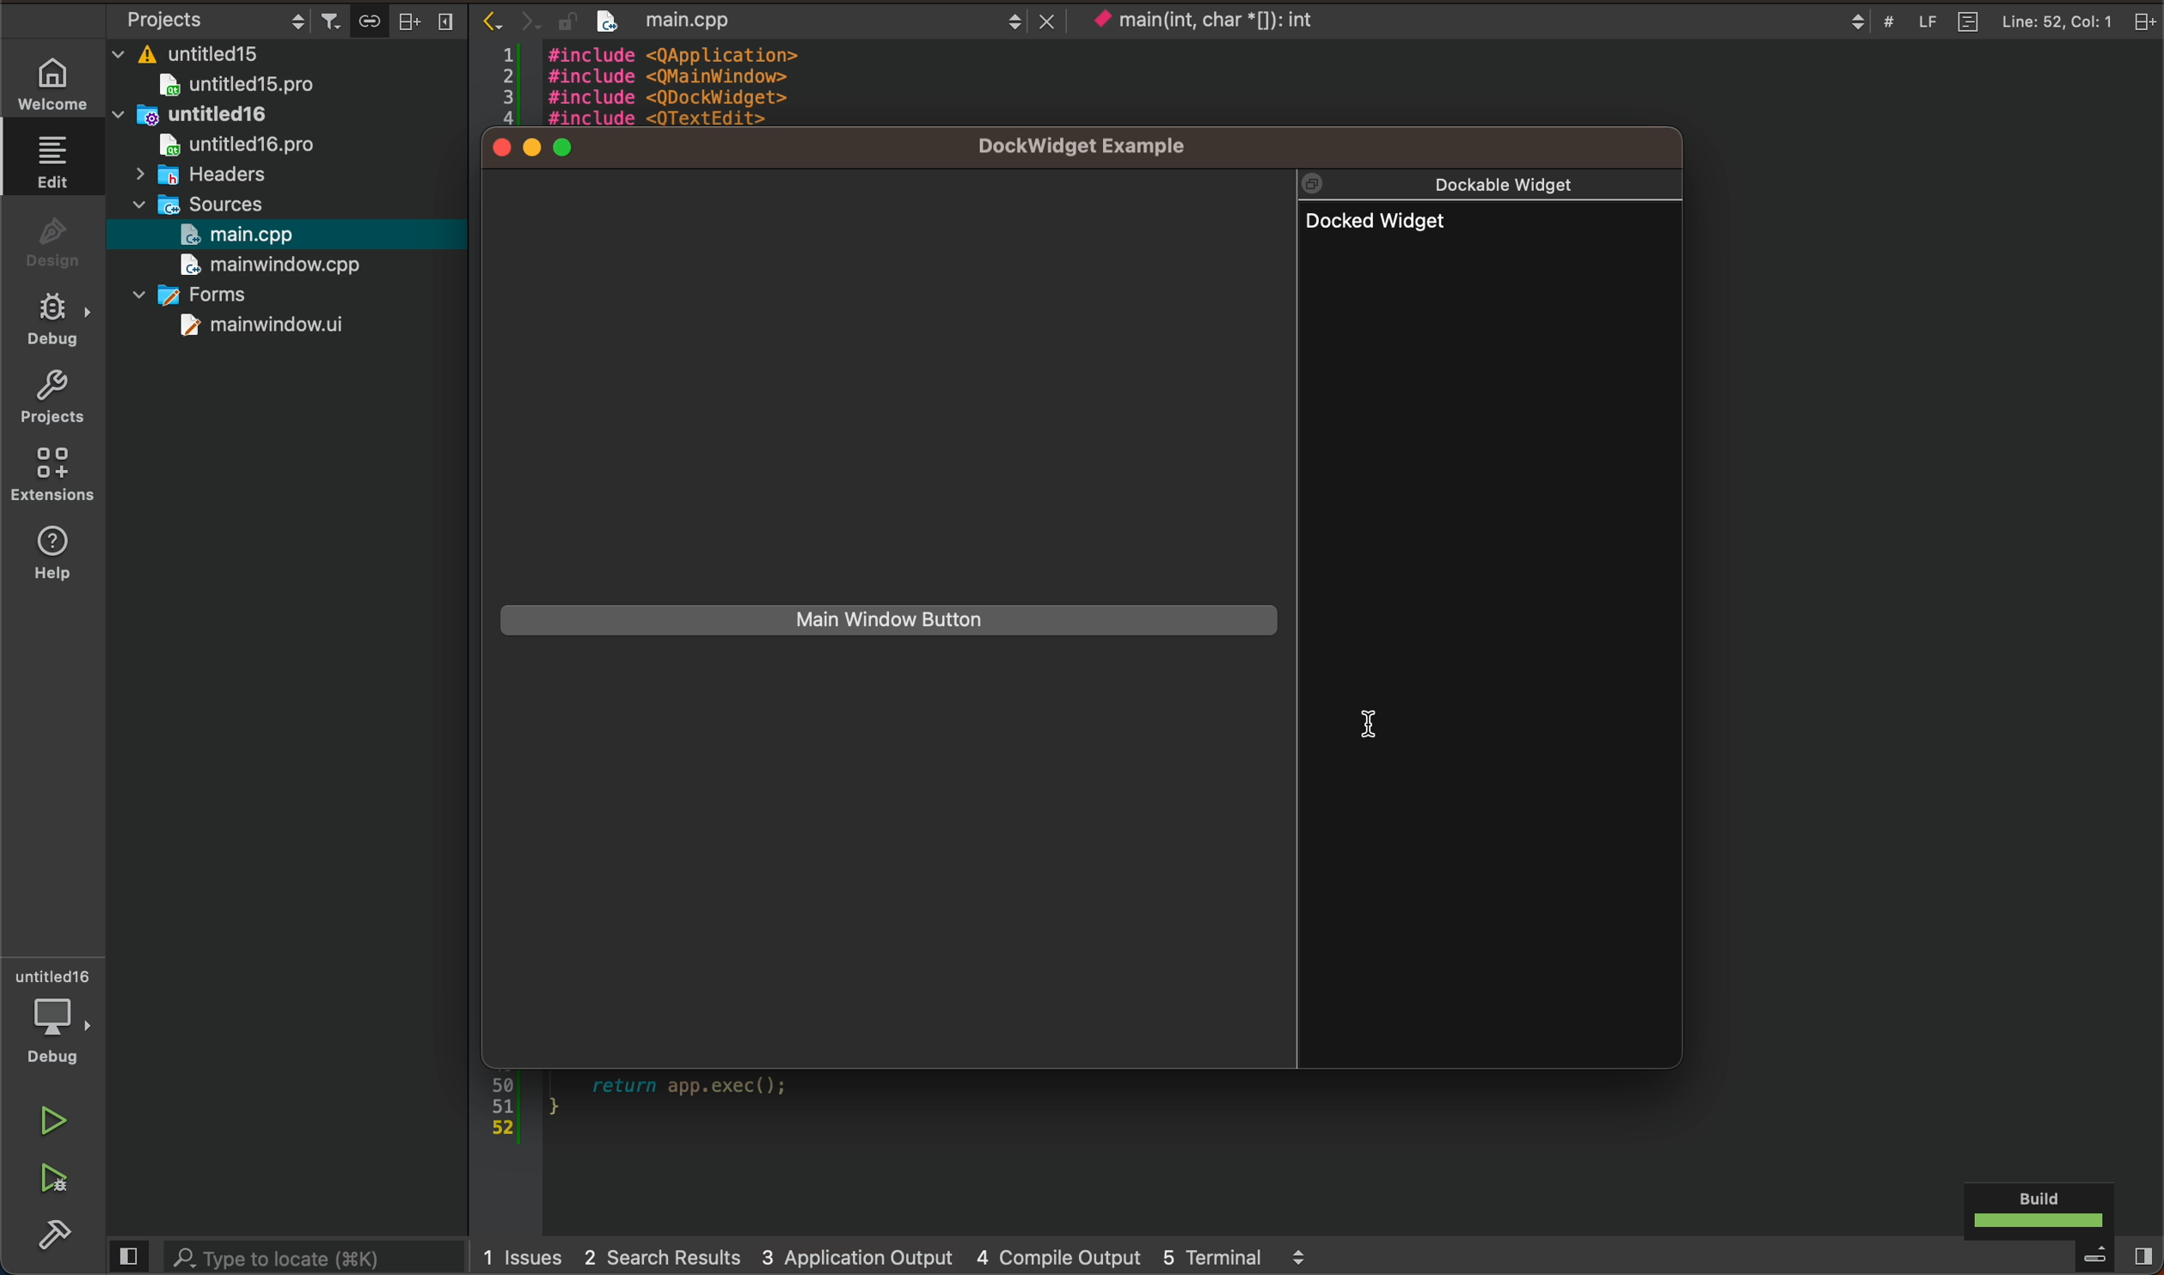  Describe the element at coordinates (58, 1178) in the screenshot. I see `run and debug` at that location.